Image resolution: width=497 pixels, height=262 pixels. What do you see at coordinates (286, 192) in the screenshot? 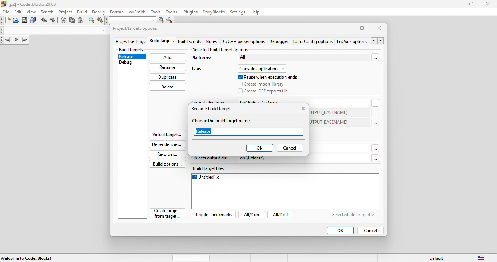
I see `untitled` at bounding box center [286, 192].